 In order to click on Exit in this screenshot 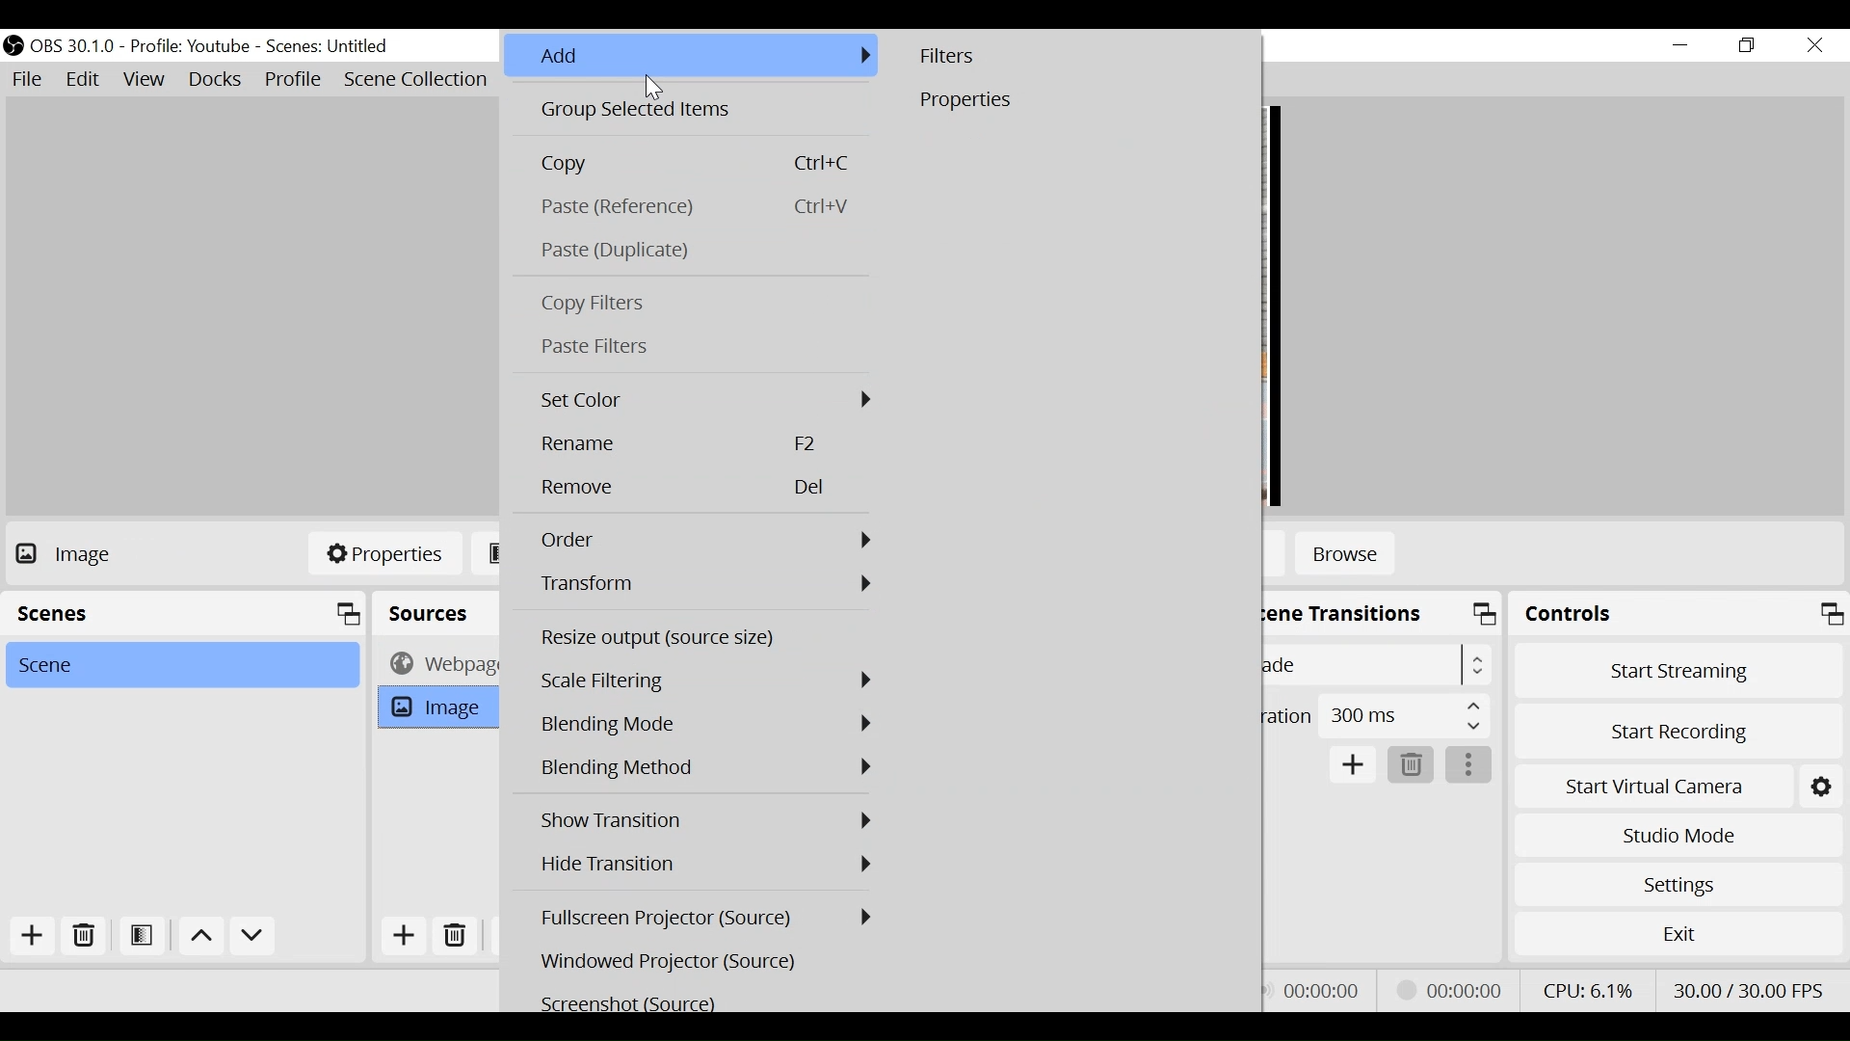, I will do `click(1678, 933)`.